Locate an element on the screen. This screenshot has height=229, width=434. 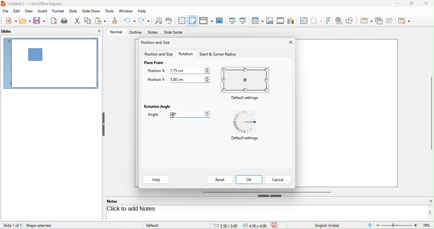
7.75 cm is located at coordinates (190, 70).